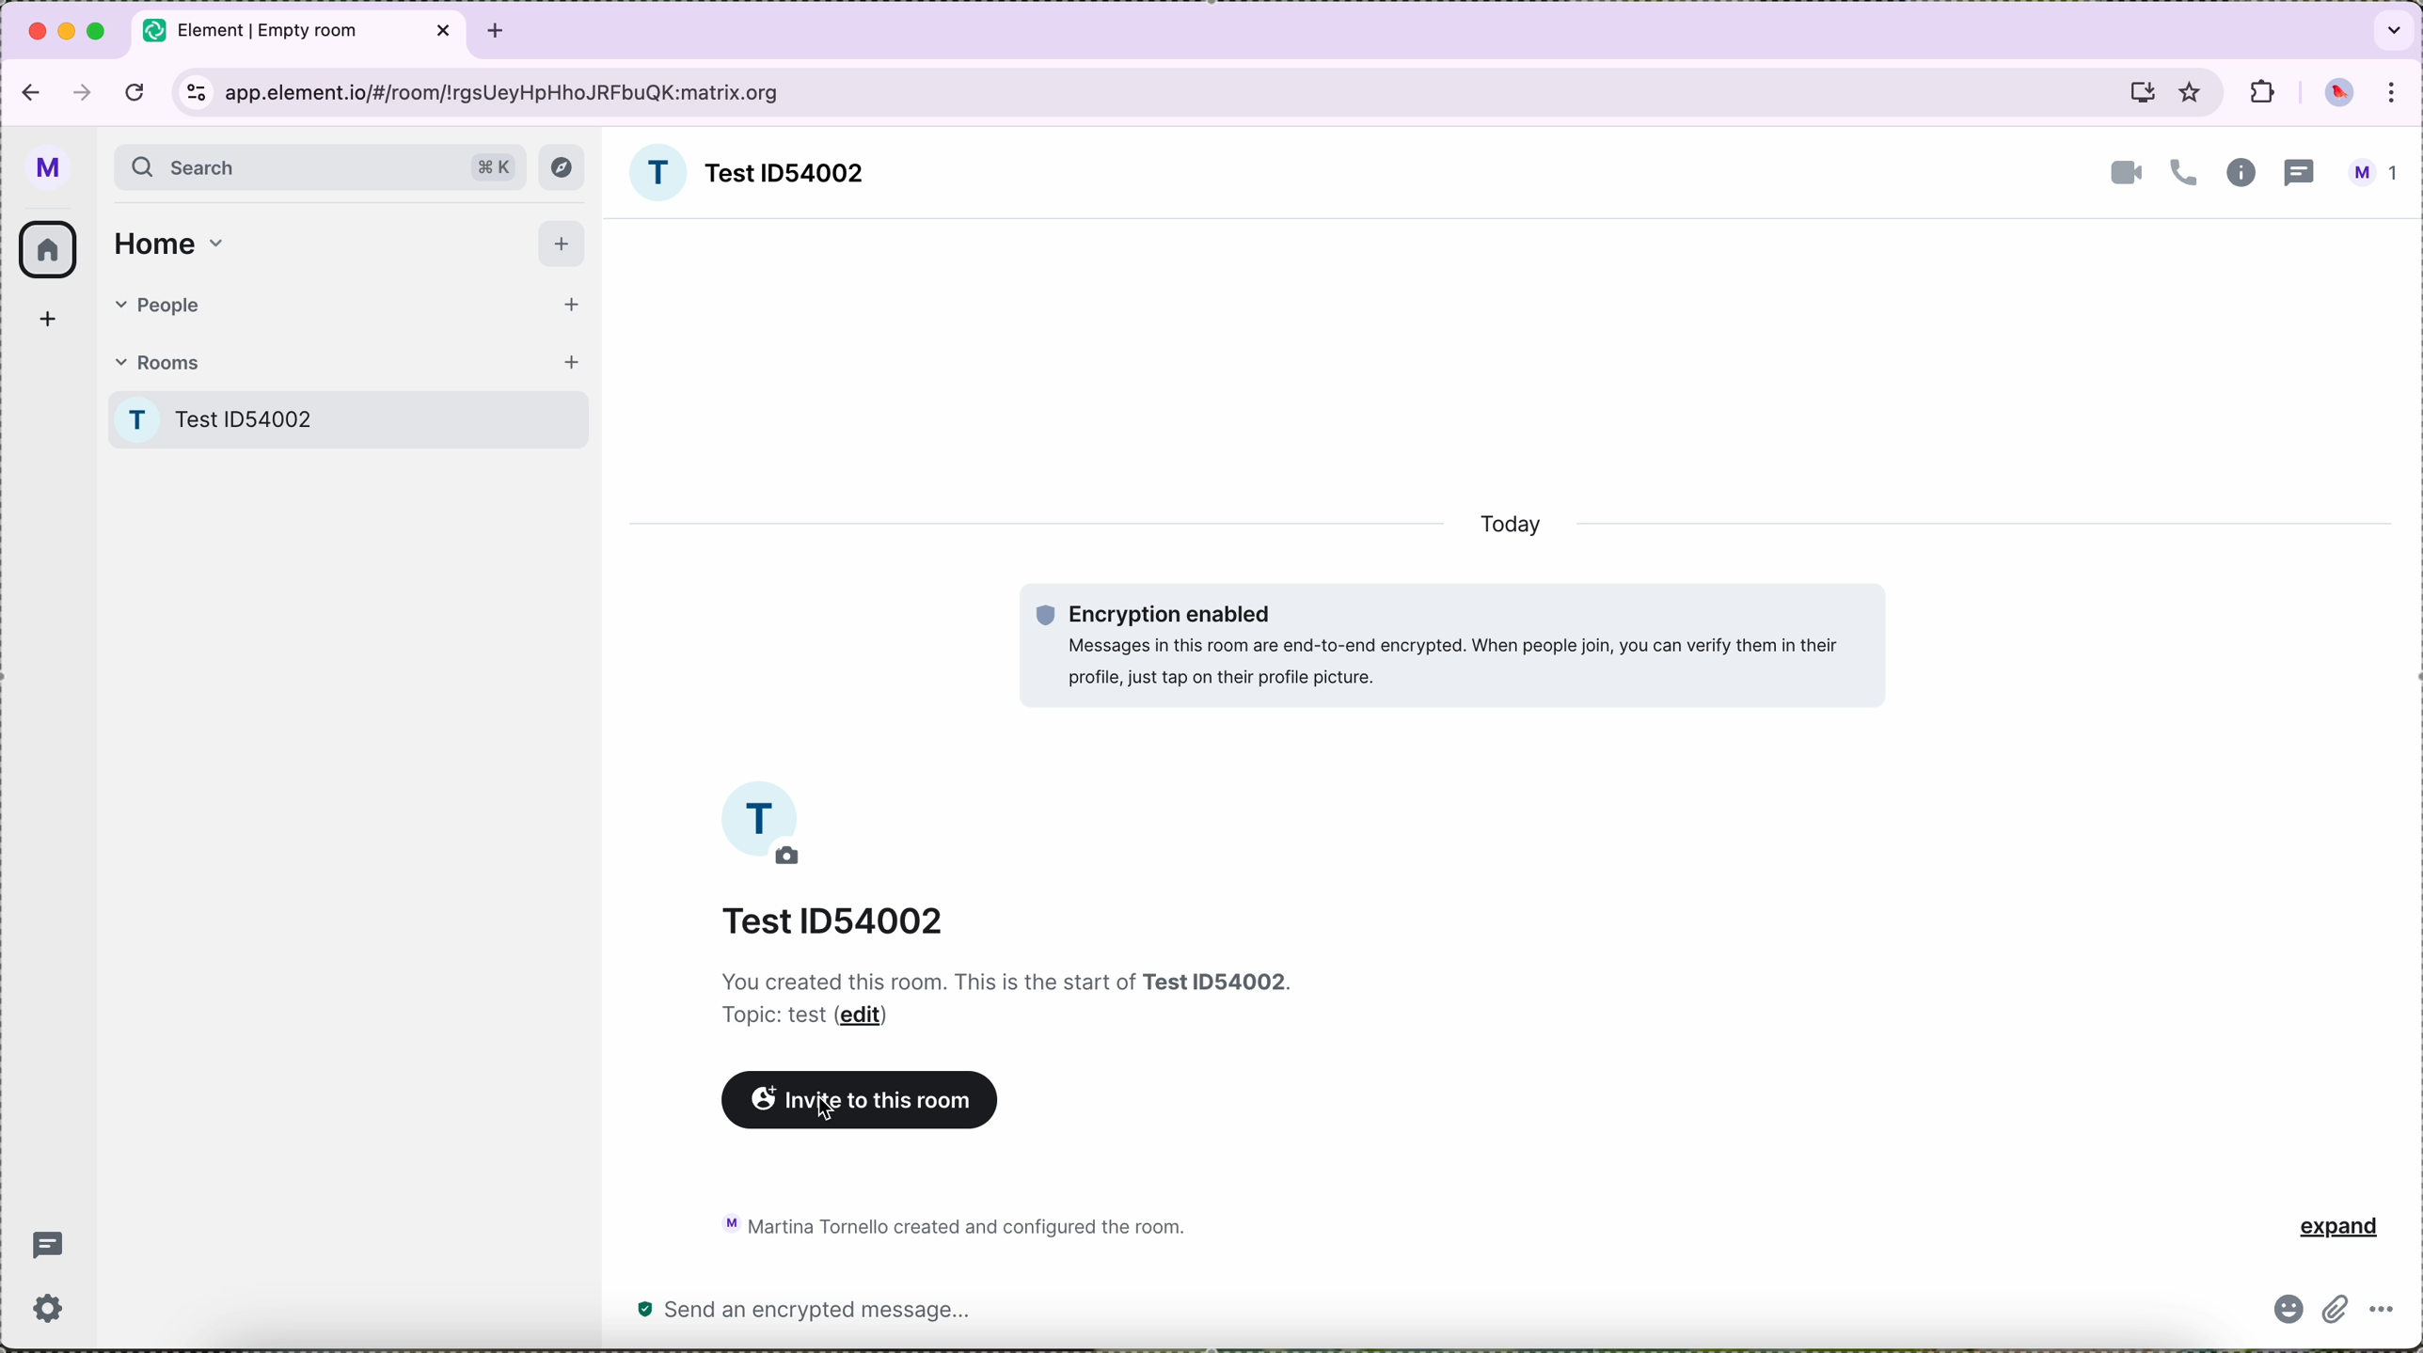  I want to click on more options, so click(2383, 1312).